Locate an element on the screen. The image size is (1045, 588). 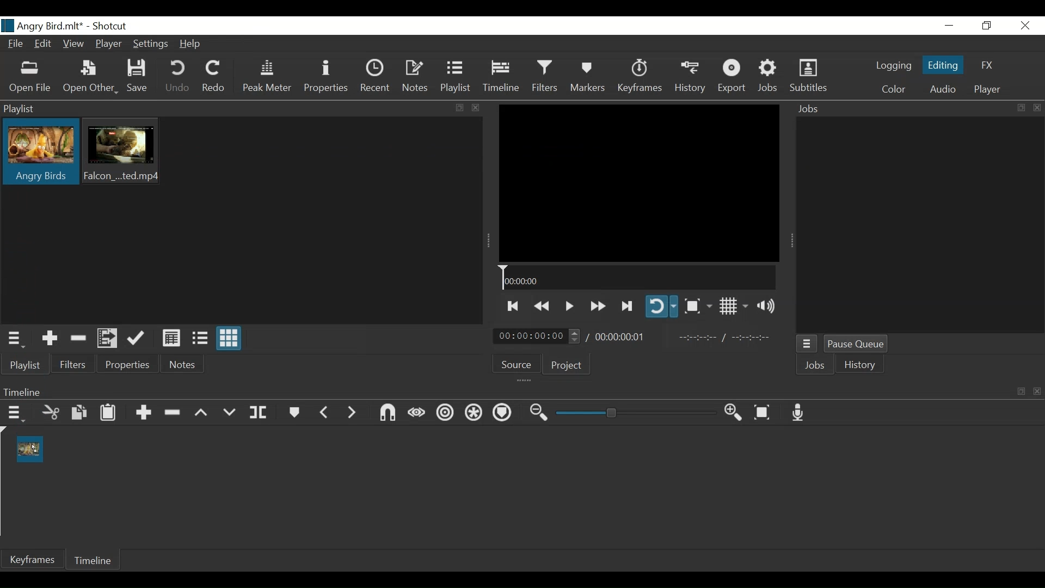
Filters is located at coordinates (75, 365).